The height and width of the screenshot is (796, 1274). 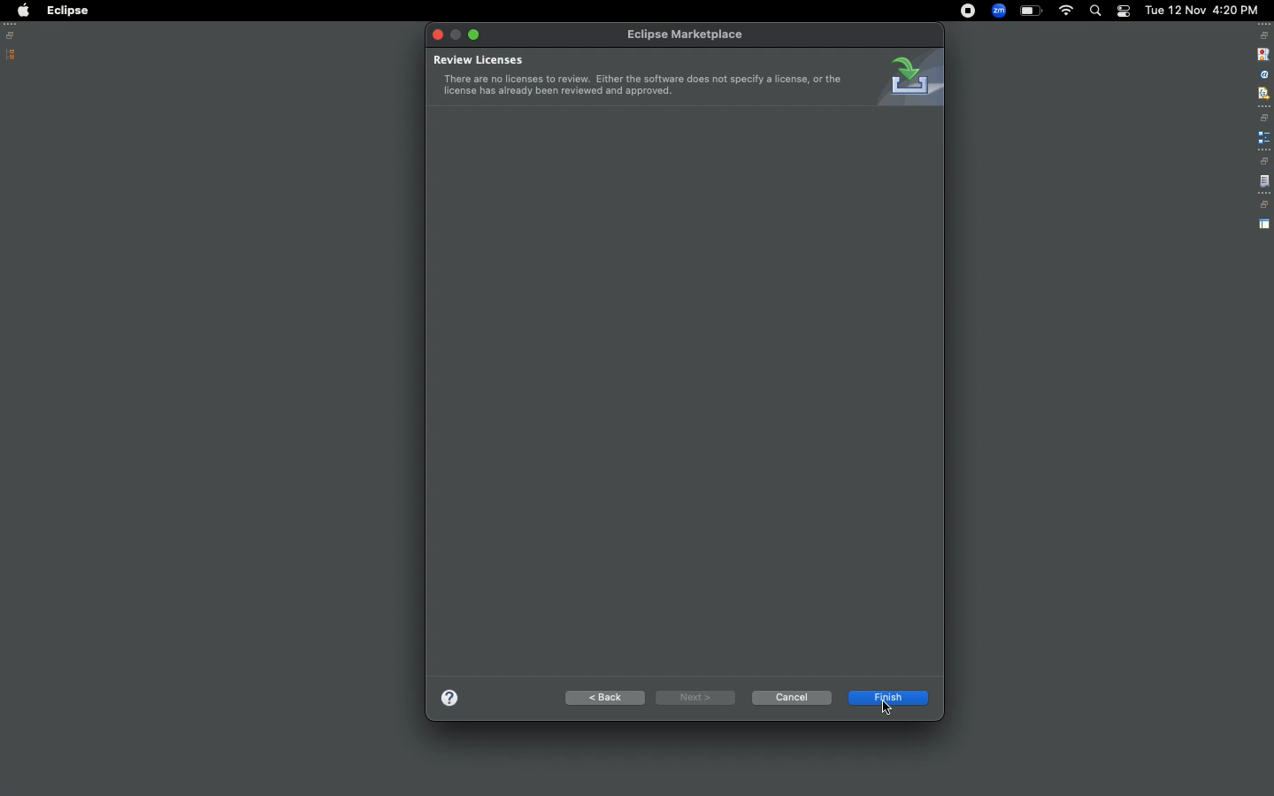 I want to click on eclipse marketplace, so click(x=687, y=35).